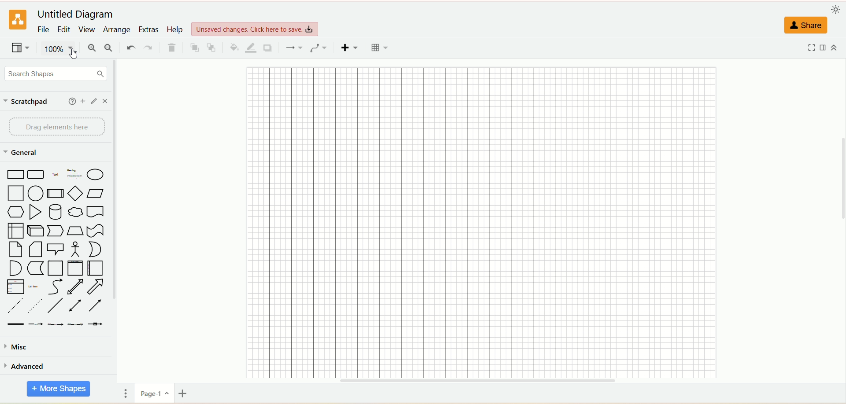 The height and width of the screenshot is (404, 846). Describe the element at coordinates (94, 249) in the screenshot. I see `or` at that location.